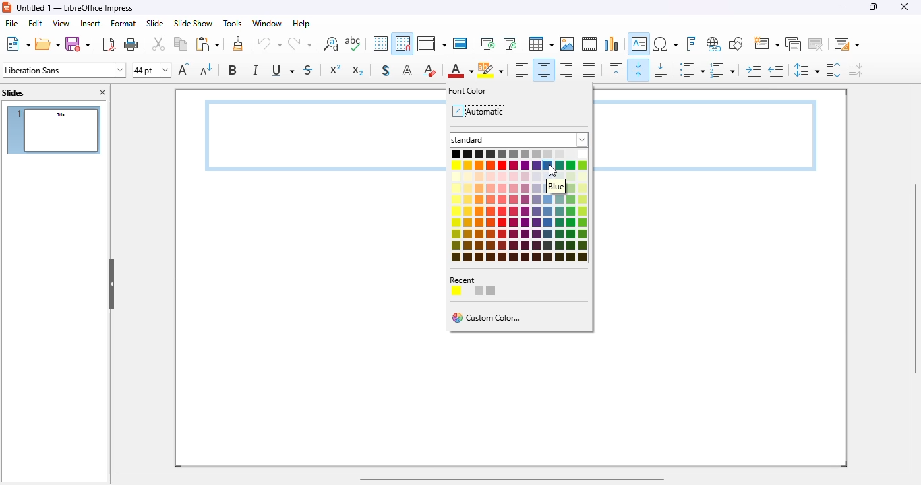 The image size is (921, 485). Describe the element at coordinates (353, 43) in the screenshot. I see `spelling` at that location.